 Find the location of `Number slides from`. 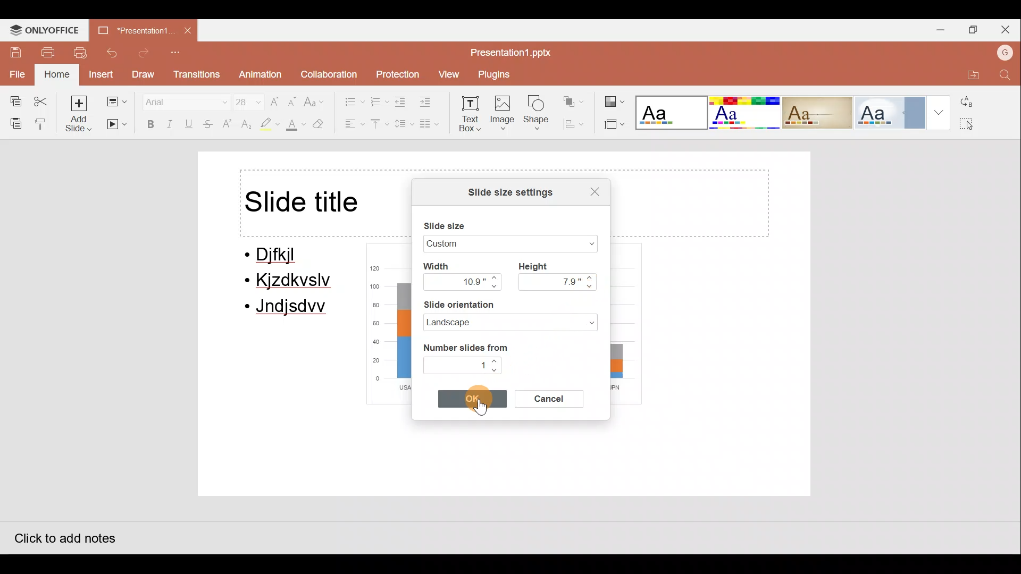

Number slides from is located at coordinates (464, 345).